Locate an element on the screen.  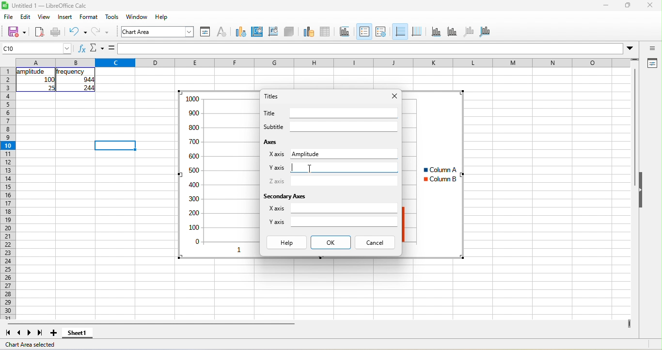
format is located at coordinates (89, 16).